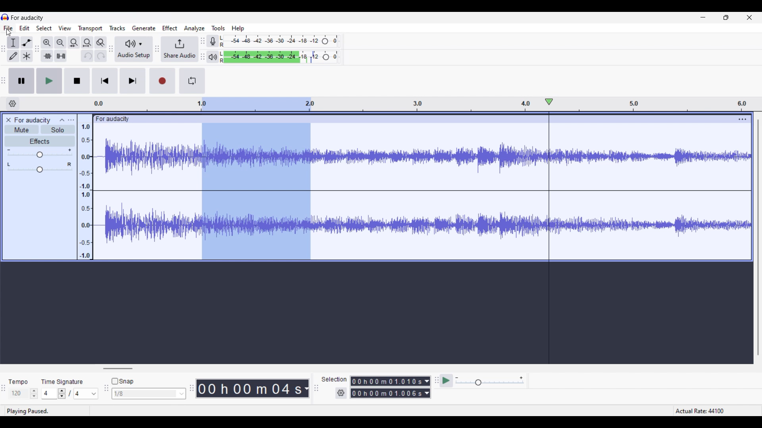 The height and width of the screenshot is (428, 762). I want to click on Minimize, so click(703, 17).